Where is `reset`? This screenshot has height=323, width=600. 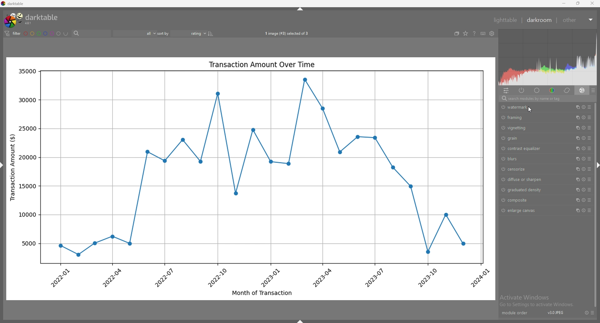 reset is located at coordinates (583, 148).